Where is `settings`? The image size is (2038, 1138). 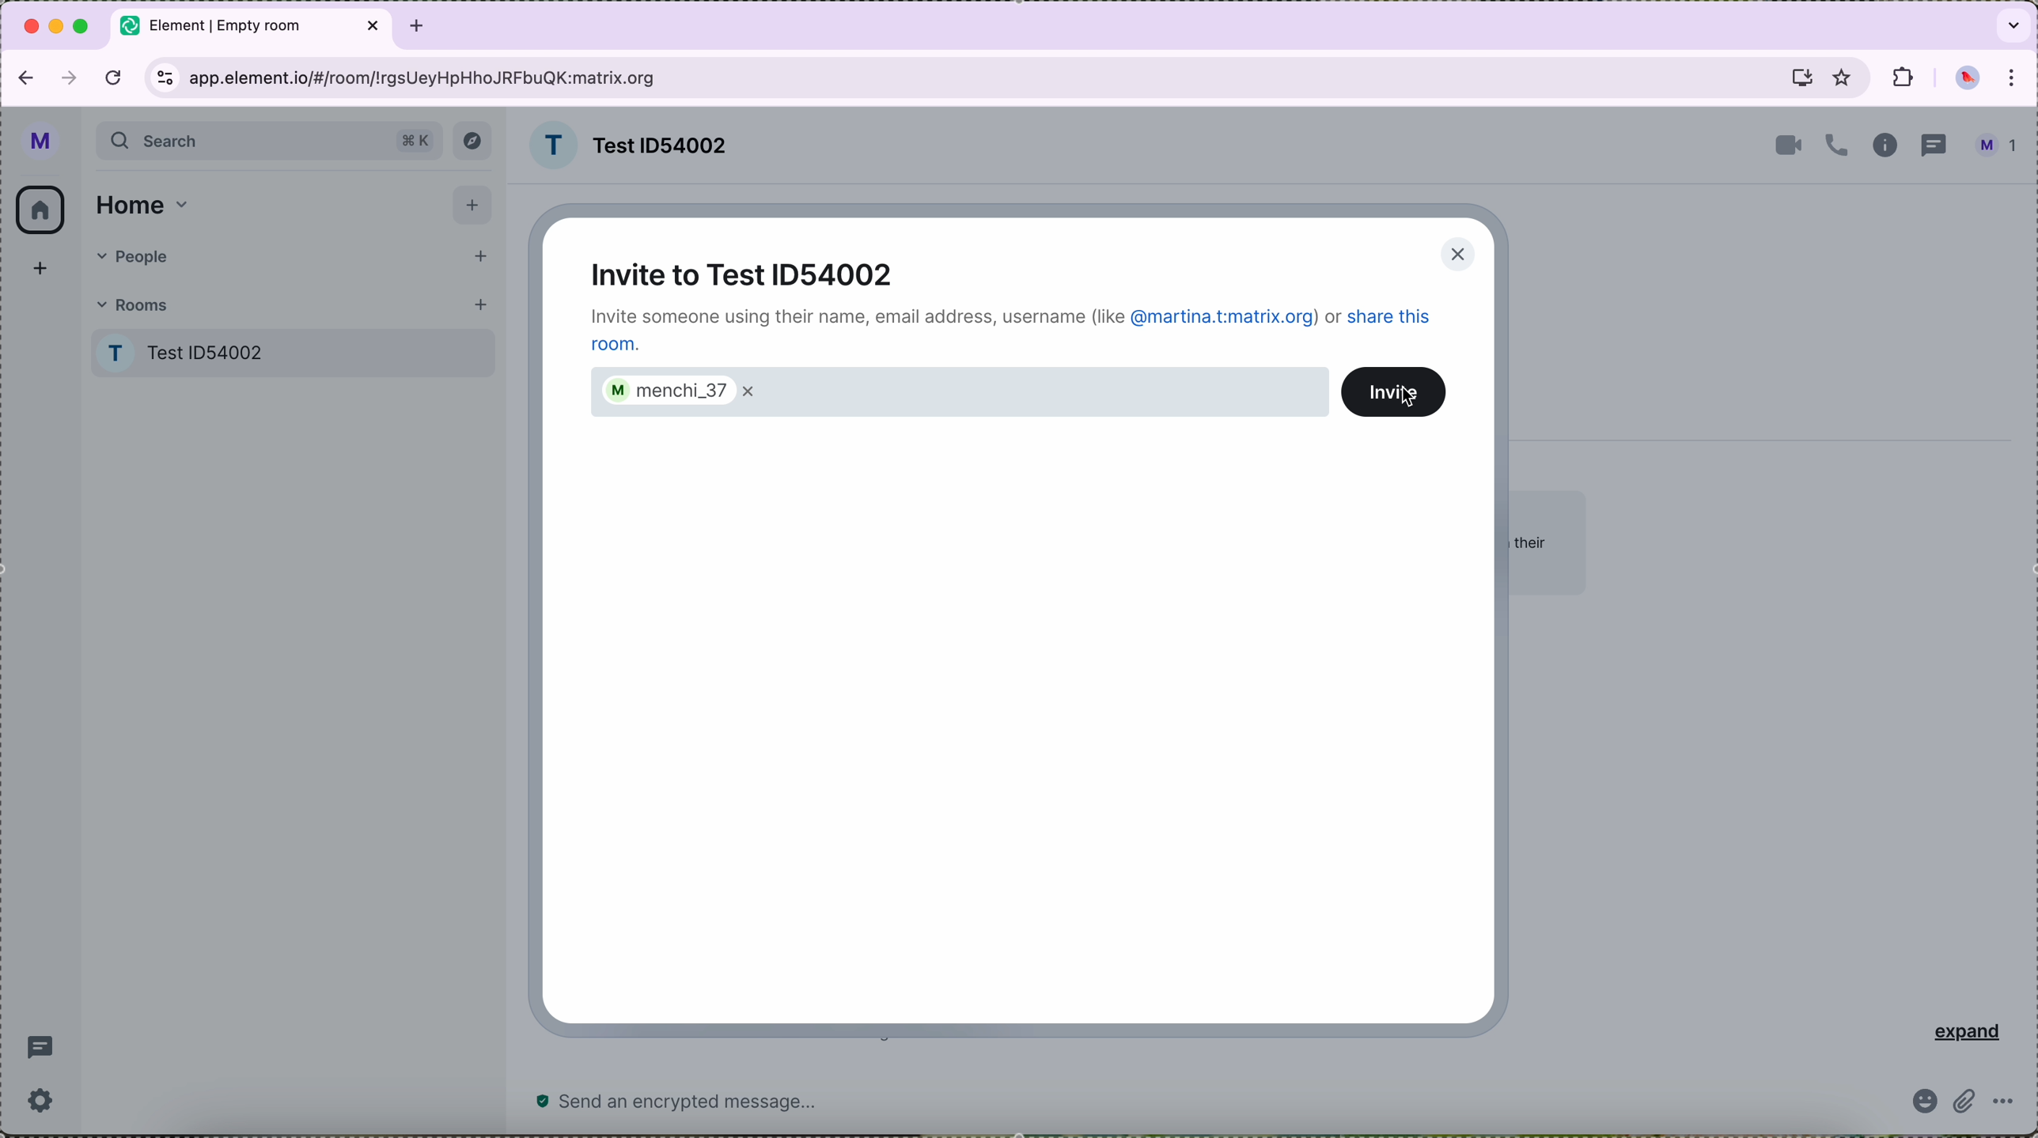
settings is located at coordinates (41, 1099).